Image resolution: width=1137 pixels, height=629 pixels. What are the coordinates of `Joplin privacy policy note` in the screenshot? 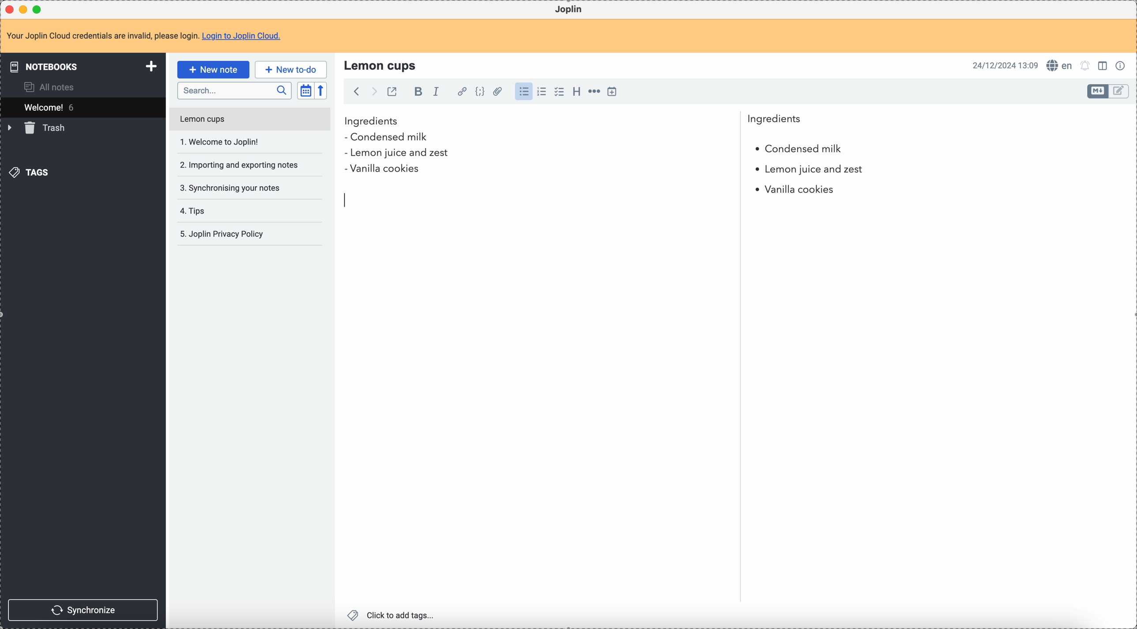 It's located at (224, 234).